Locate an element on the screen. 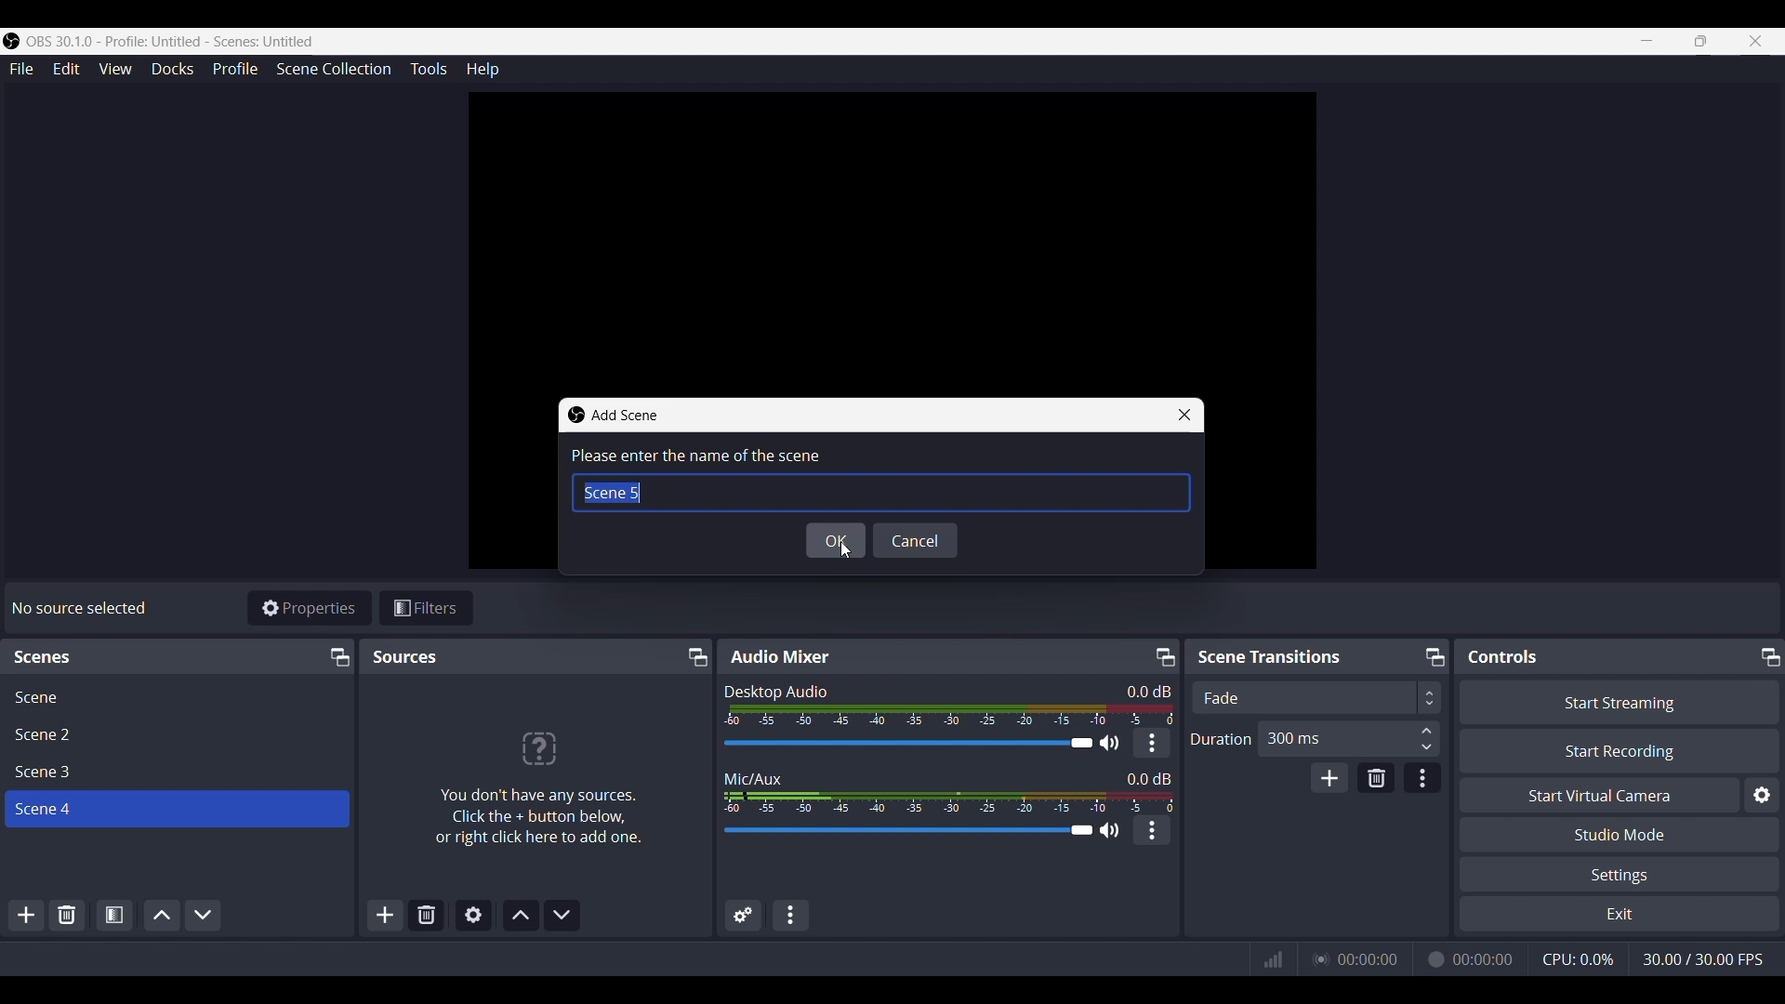  Remove Configurable transition is located at coordinates (1377, 777).